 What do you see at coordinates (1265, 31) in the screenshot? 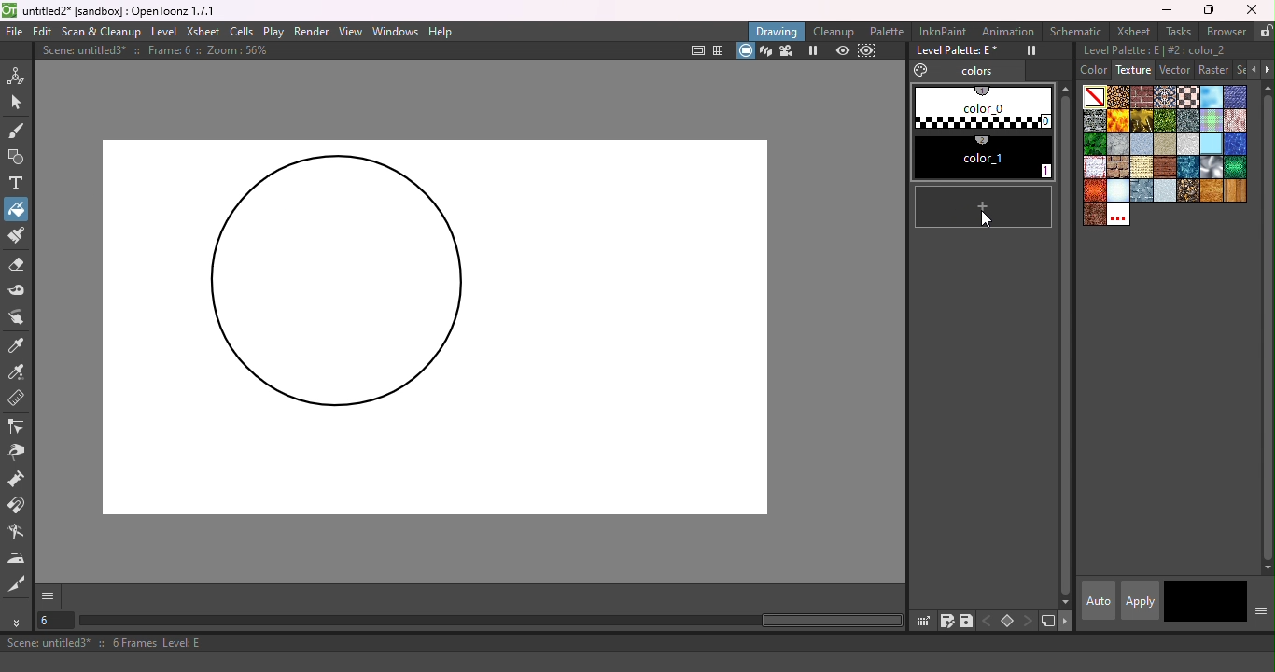
I see `Lock rooms tab` at bounding box center [1265, 31].